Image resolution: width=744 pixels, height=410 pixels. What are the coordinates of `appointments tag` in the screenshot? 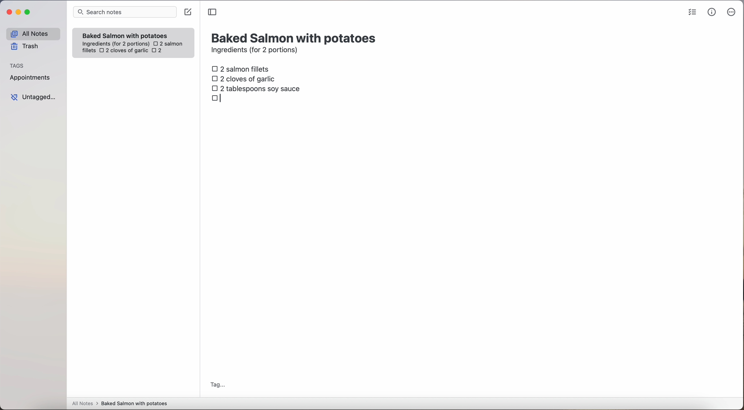 It's located at (31, 76).